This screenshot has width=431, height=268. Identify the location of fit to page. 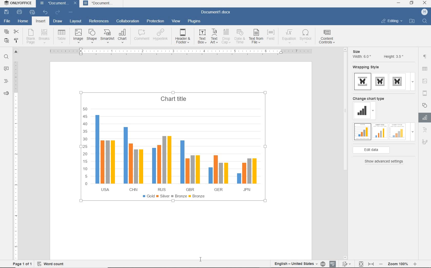
(360, 264).